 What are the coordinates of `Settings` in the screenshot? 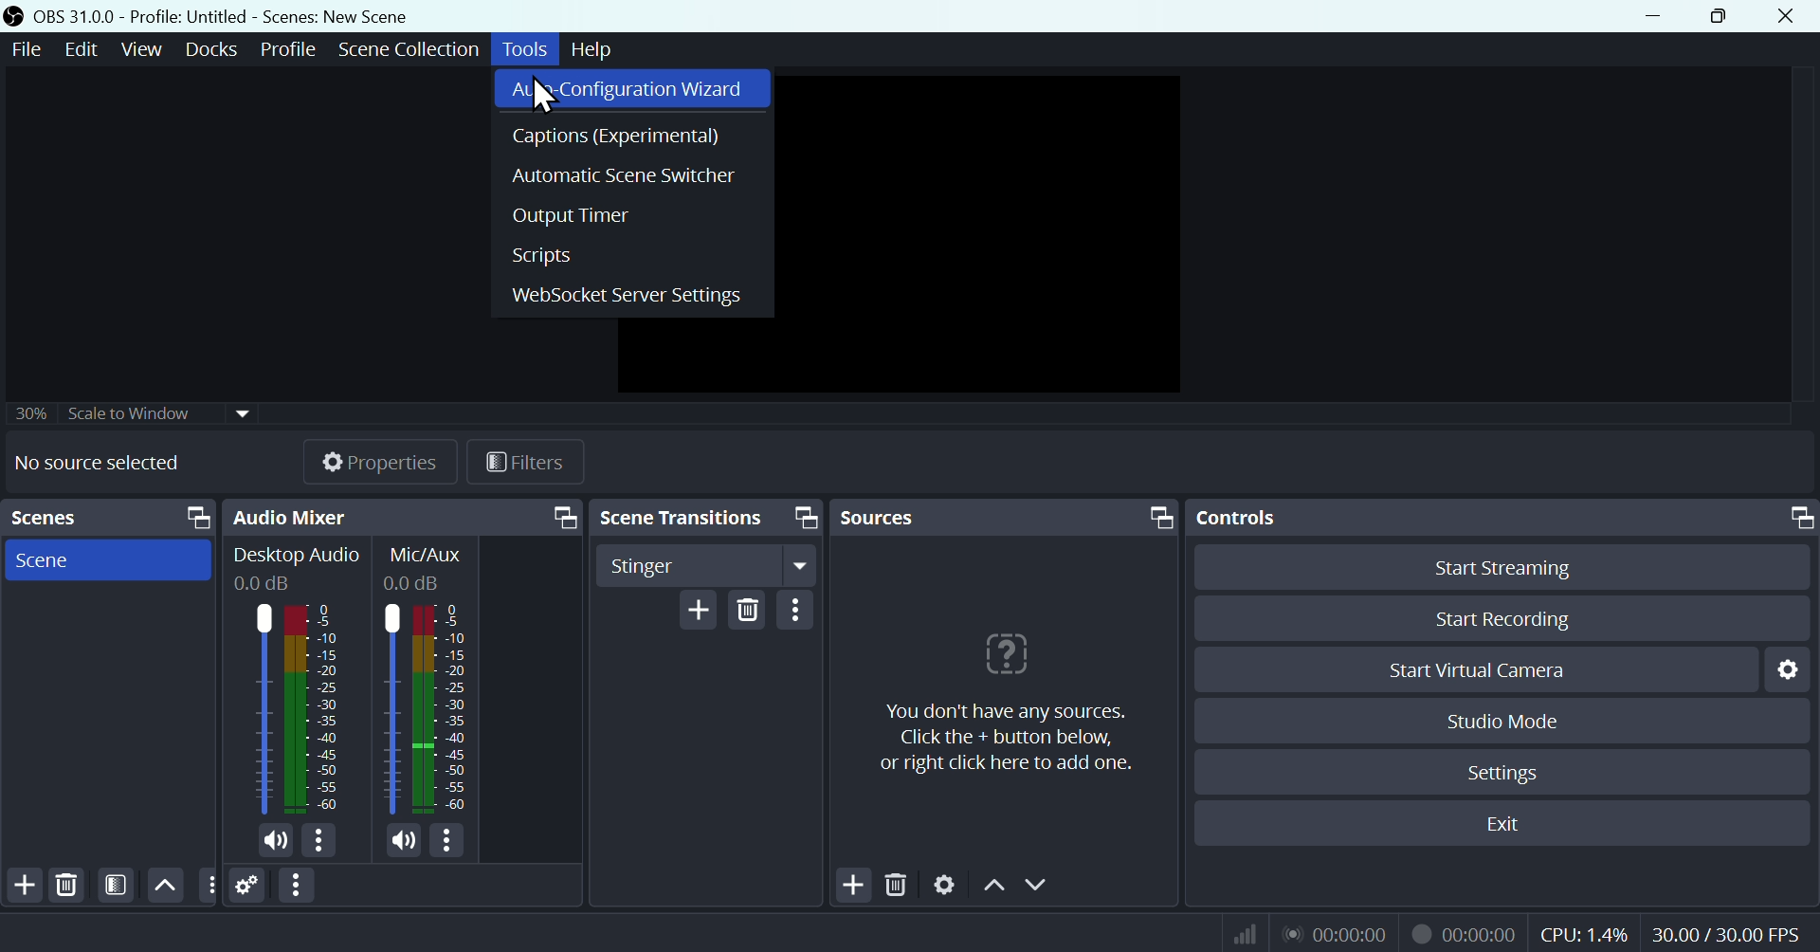 It's located at (945, 882).